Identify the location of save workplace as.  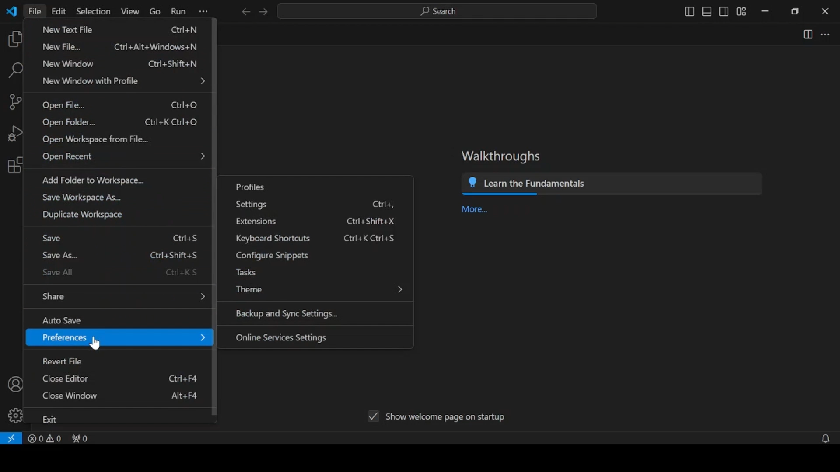
(80, 198).